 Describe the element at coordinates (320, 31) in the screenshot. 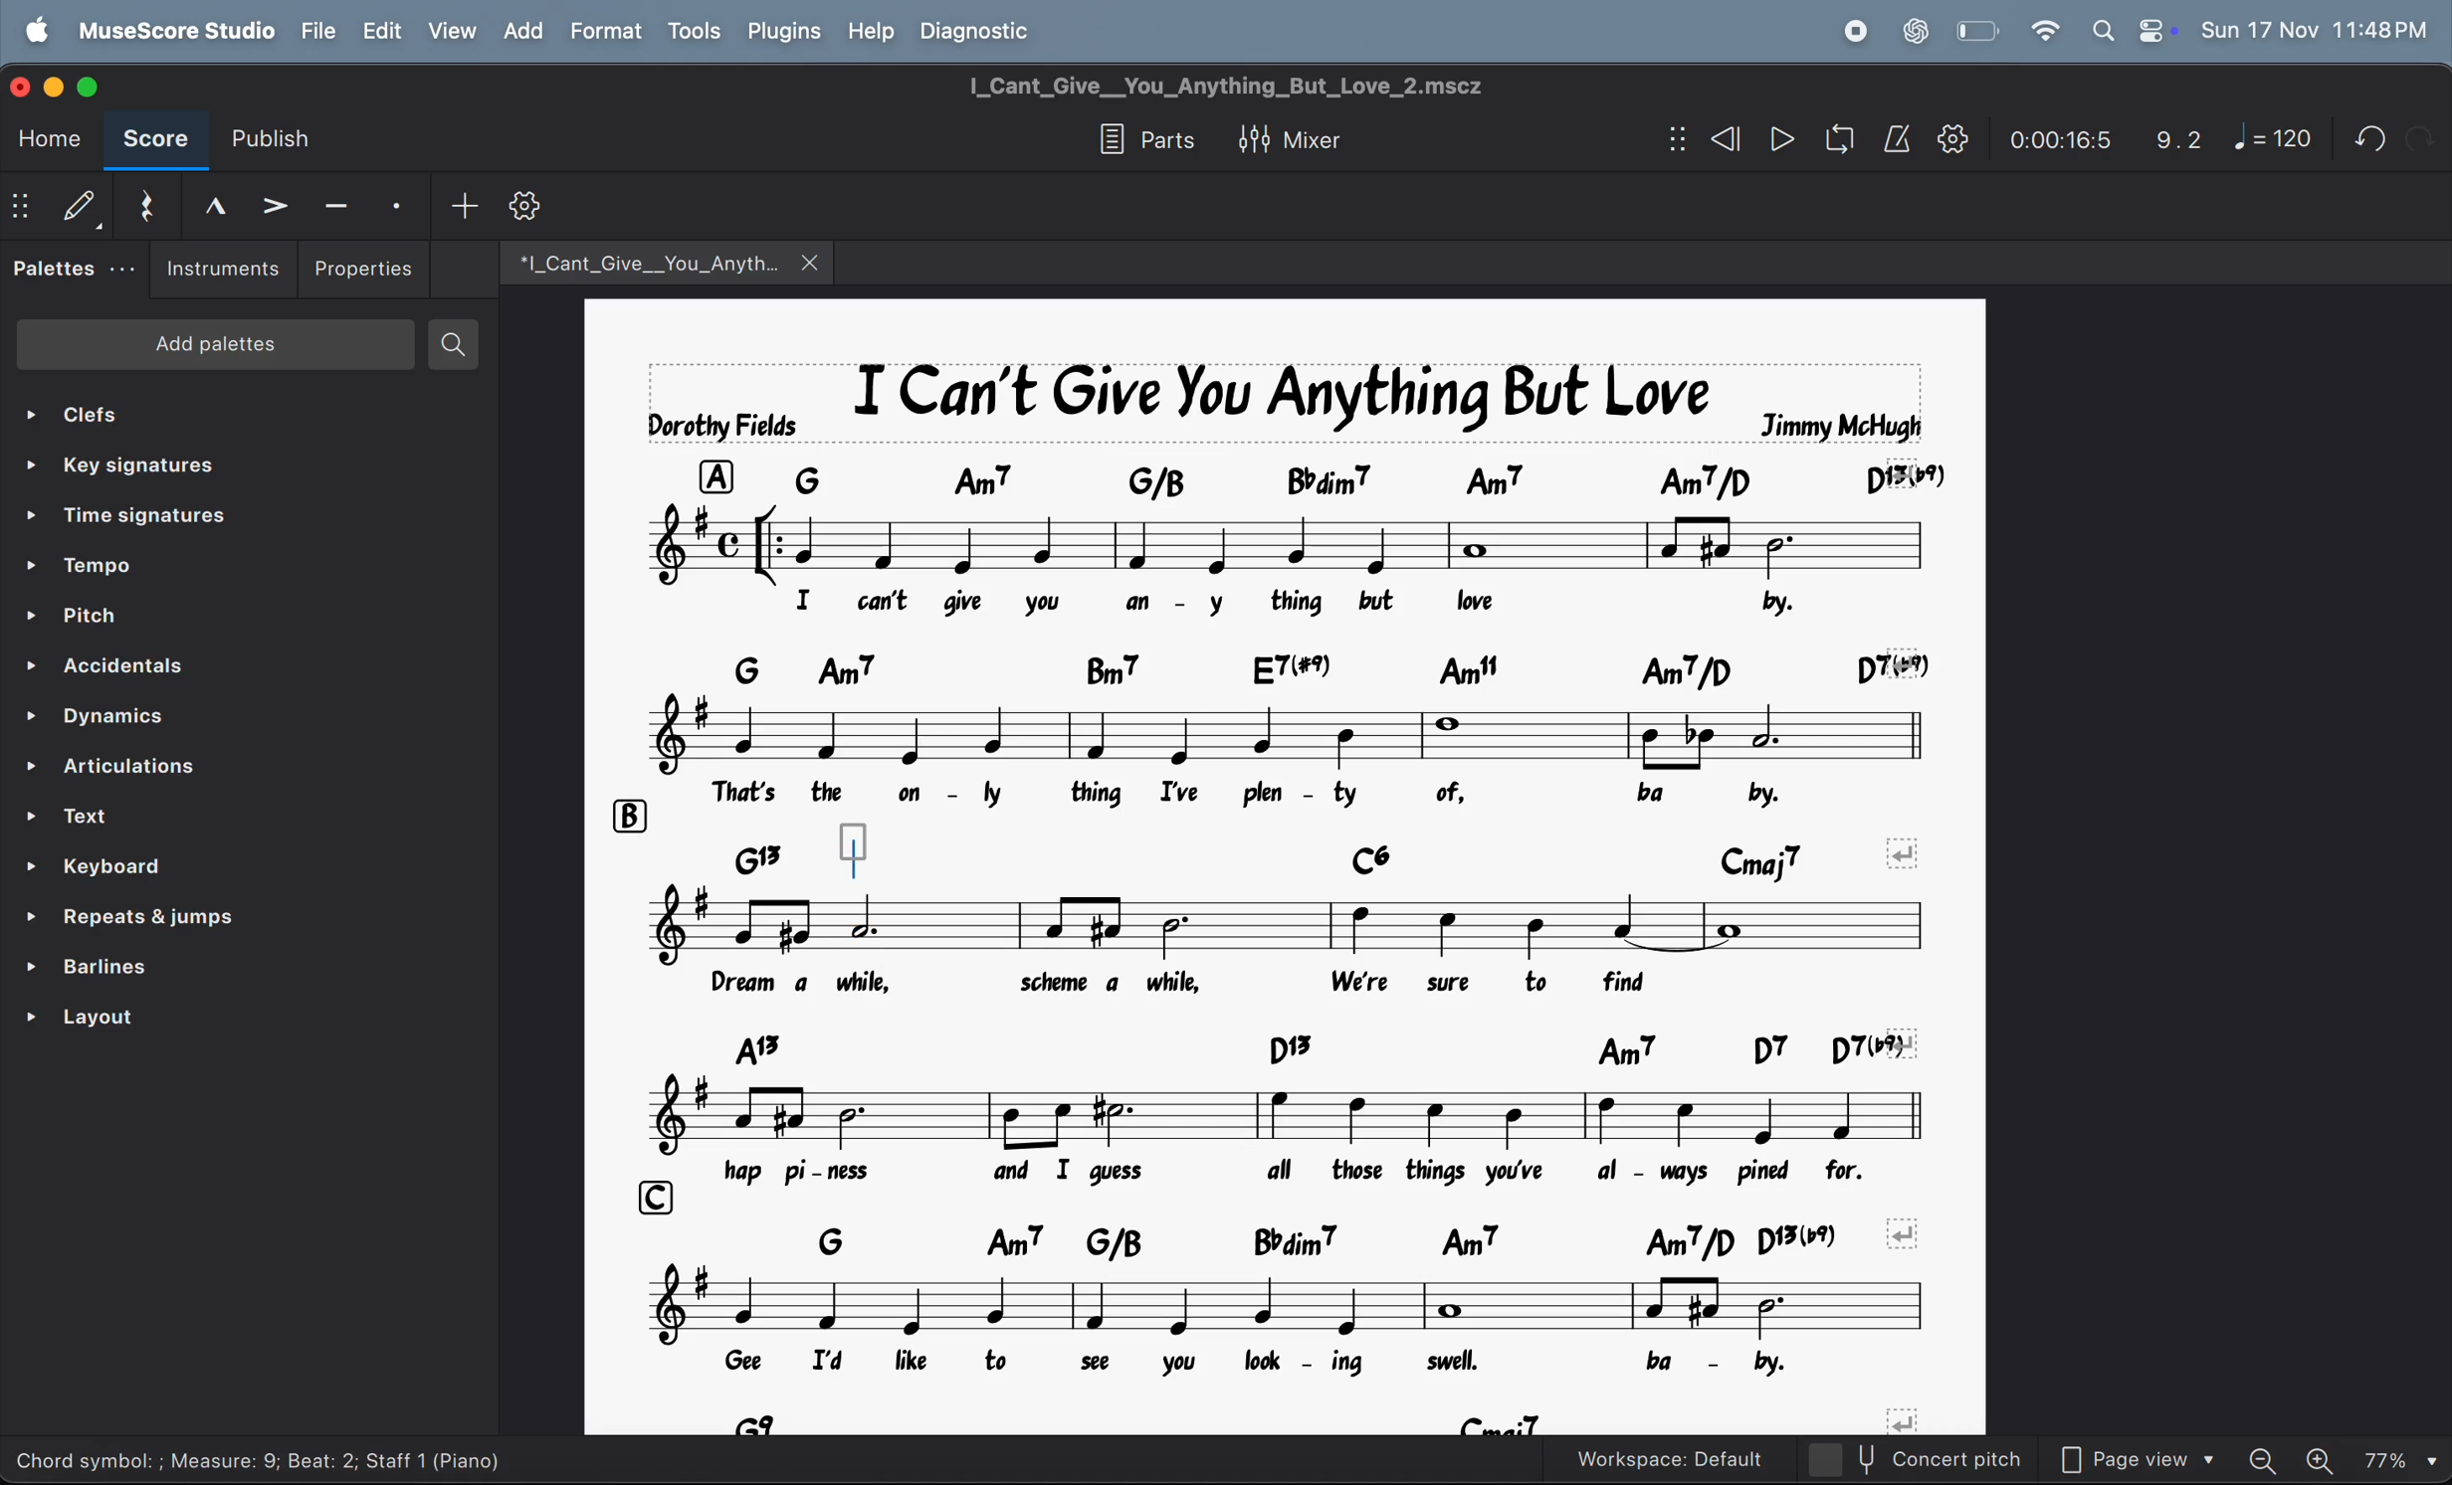

I see `file` at that location.